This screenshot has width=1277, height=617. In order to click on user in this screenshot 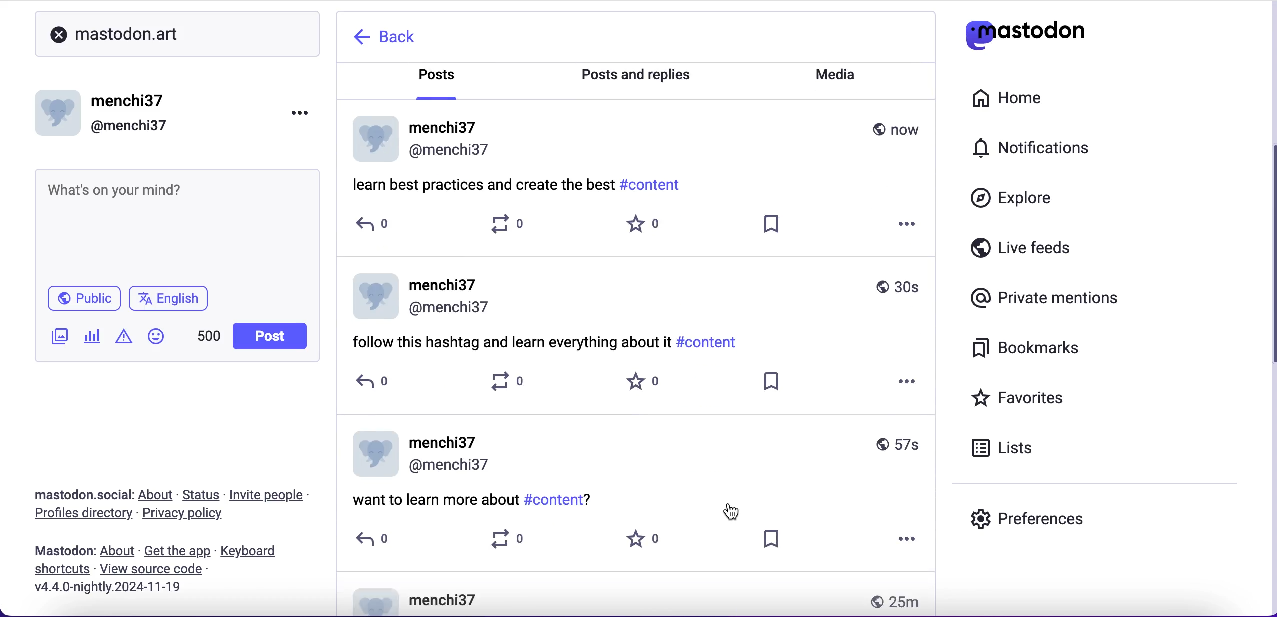, I will do `click(447, 295)`.